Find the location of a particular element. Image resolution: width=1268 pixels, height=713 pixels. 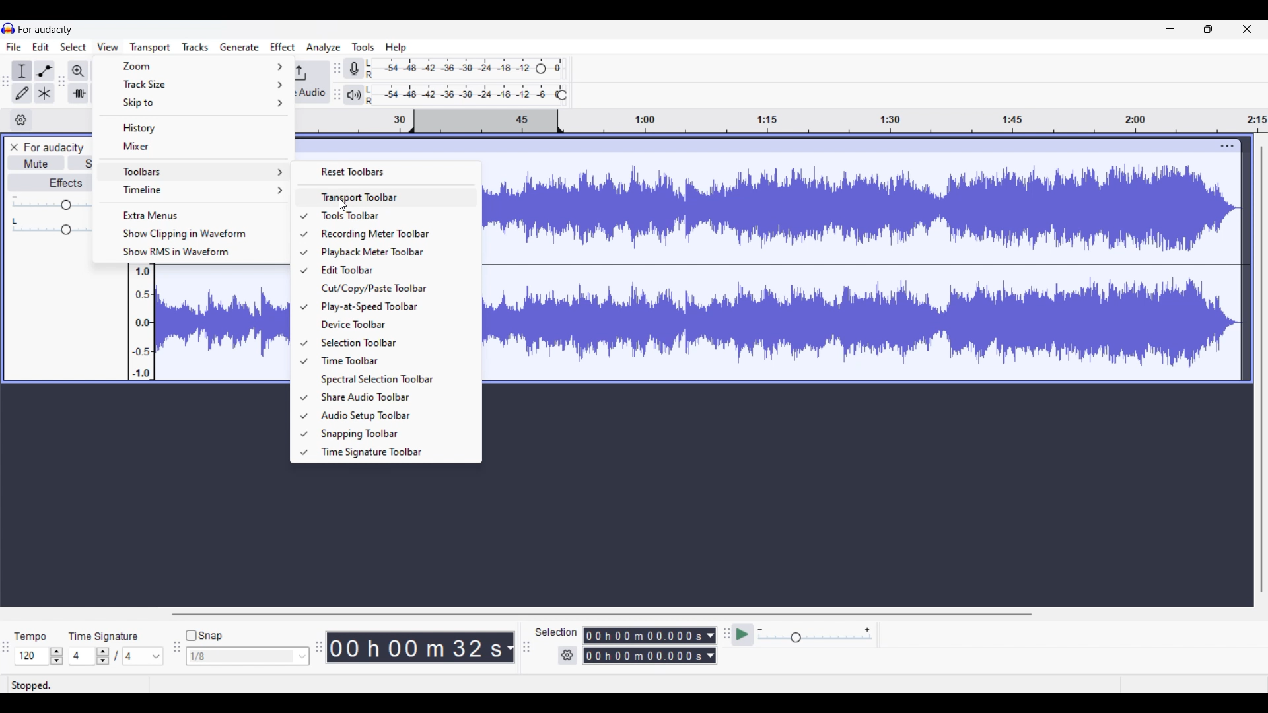

Pan scale is located at coordinates (50, 226).